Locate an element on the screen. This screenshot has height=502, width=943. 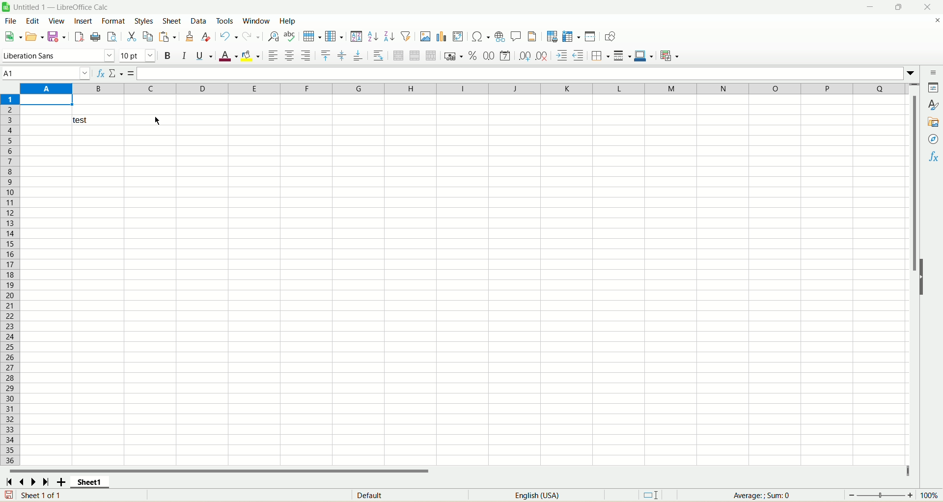
Navigator is located at coordinates (932, 139).